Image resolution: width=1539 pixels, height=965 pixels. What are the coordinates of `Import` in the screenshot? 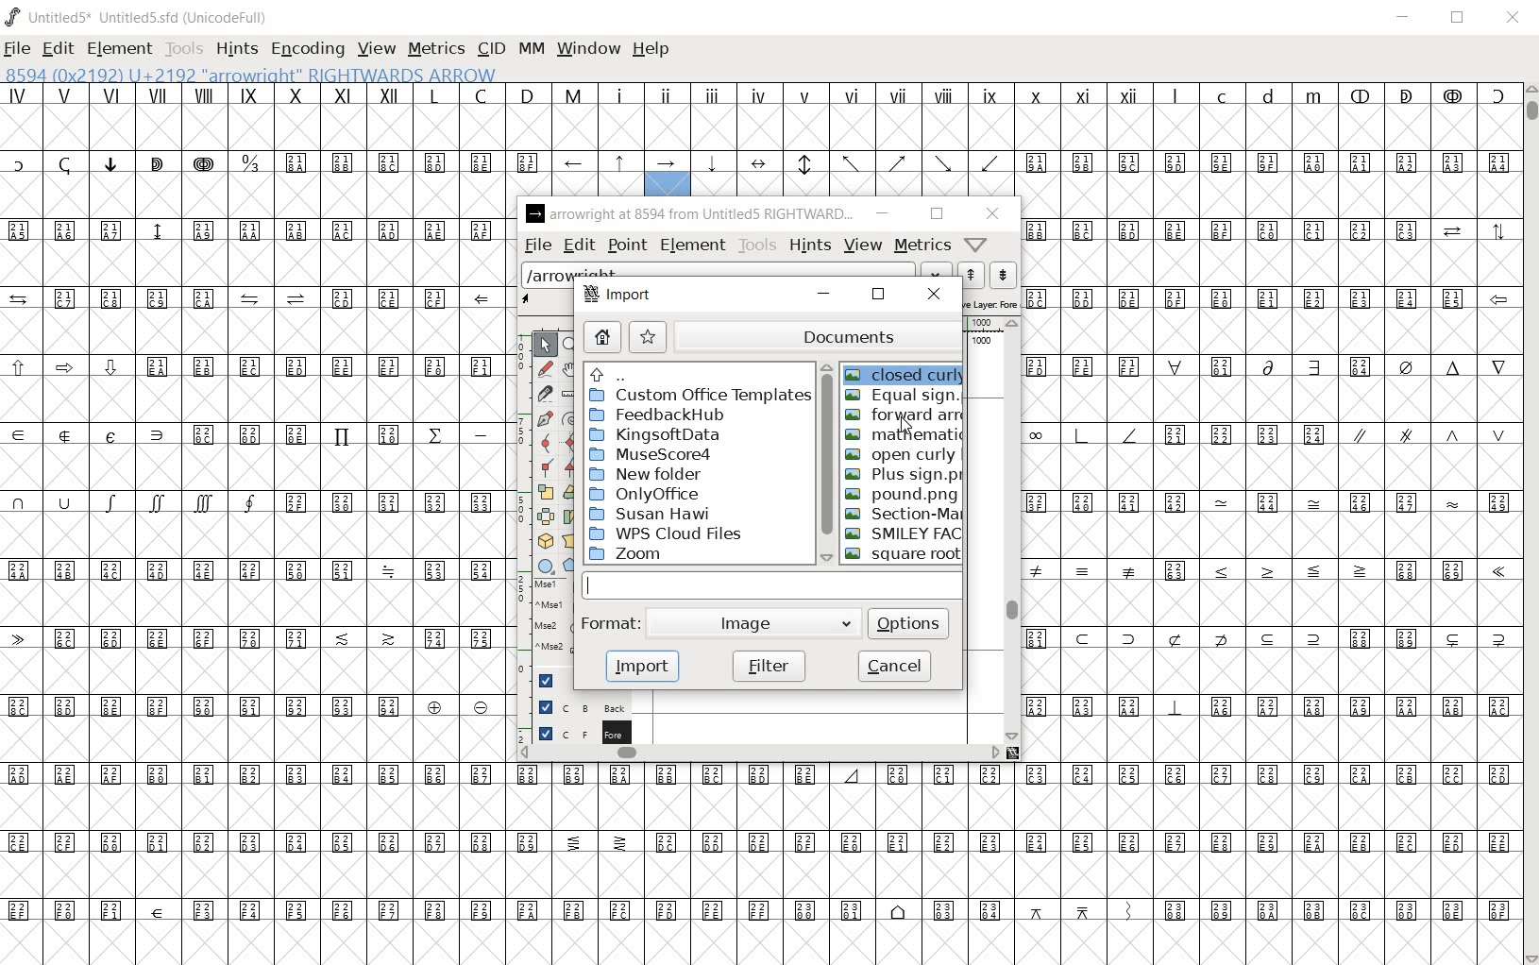 It's located at (619, 296).